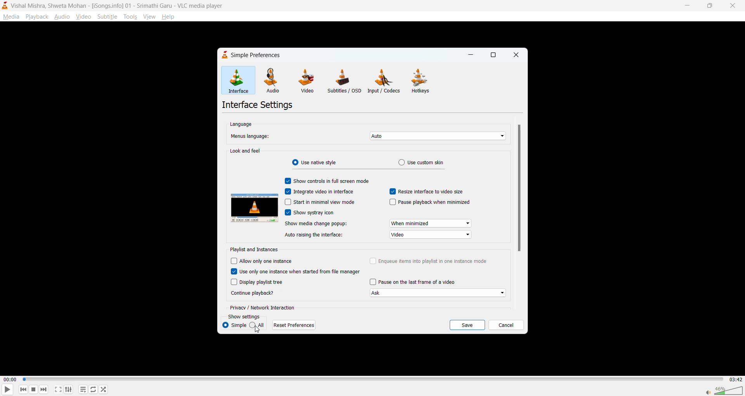 This screenshot has height=396, width=745. I want to click on next, so click(43, 388).